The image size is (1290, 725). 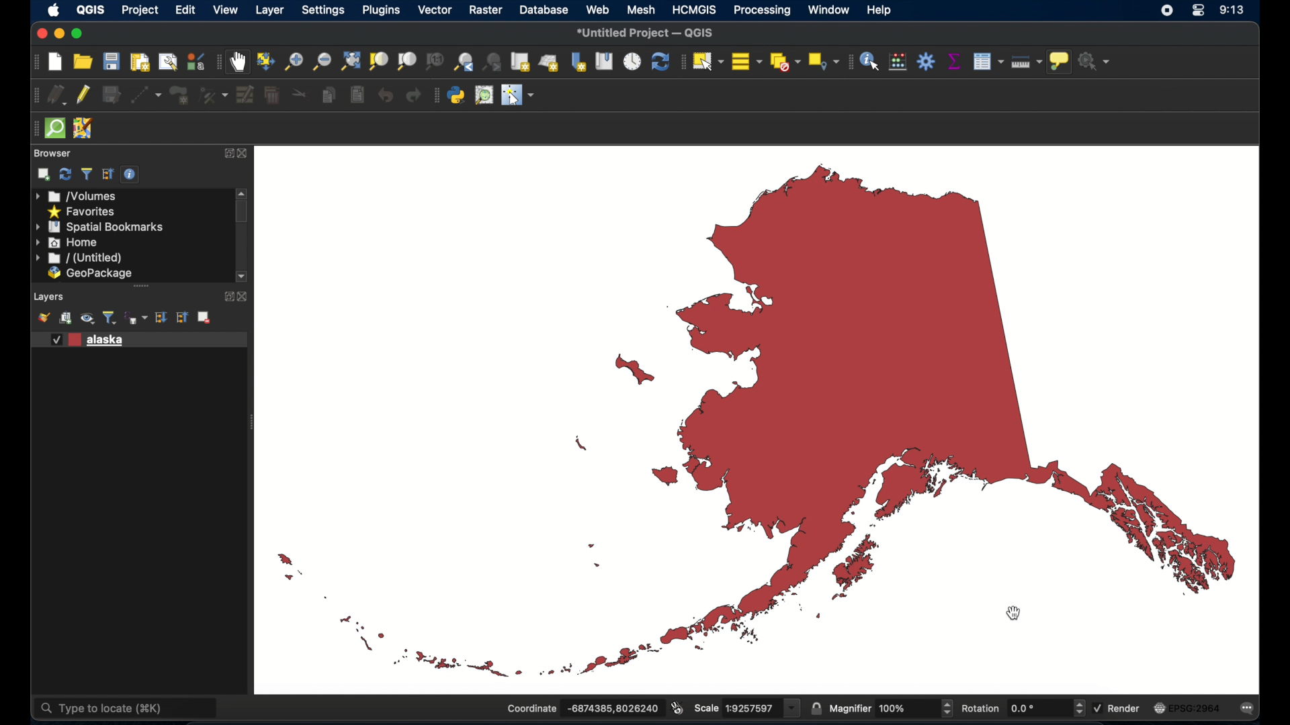 What do you see at coordinates (1167, 9) in the screenshot?
I see `screen recorder icon` at bounding box center [1167, 9].